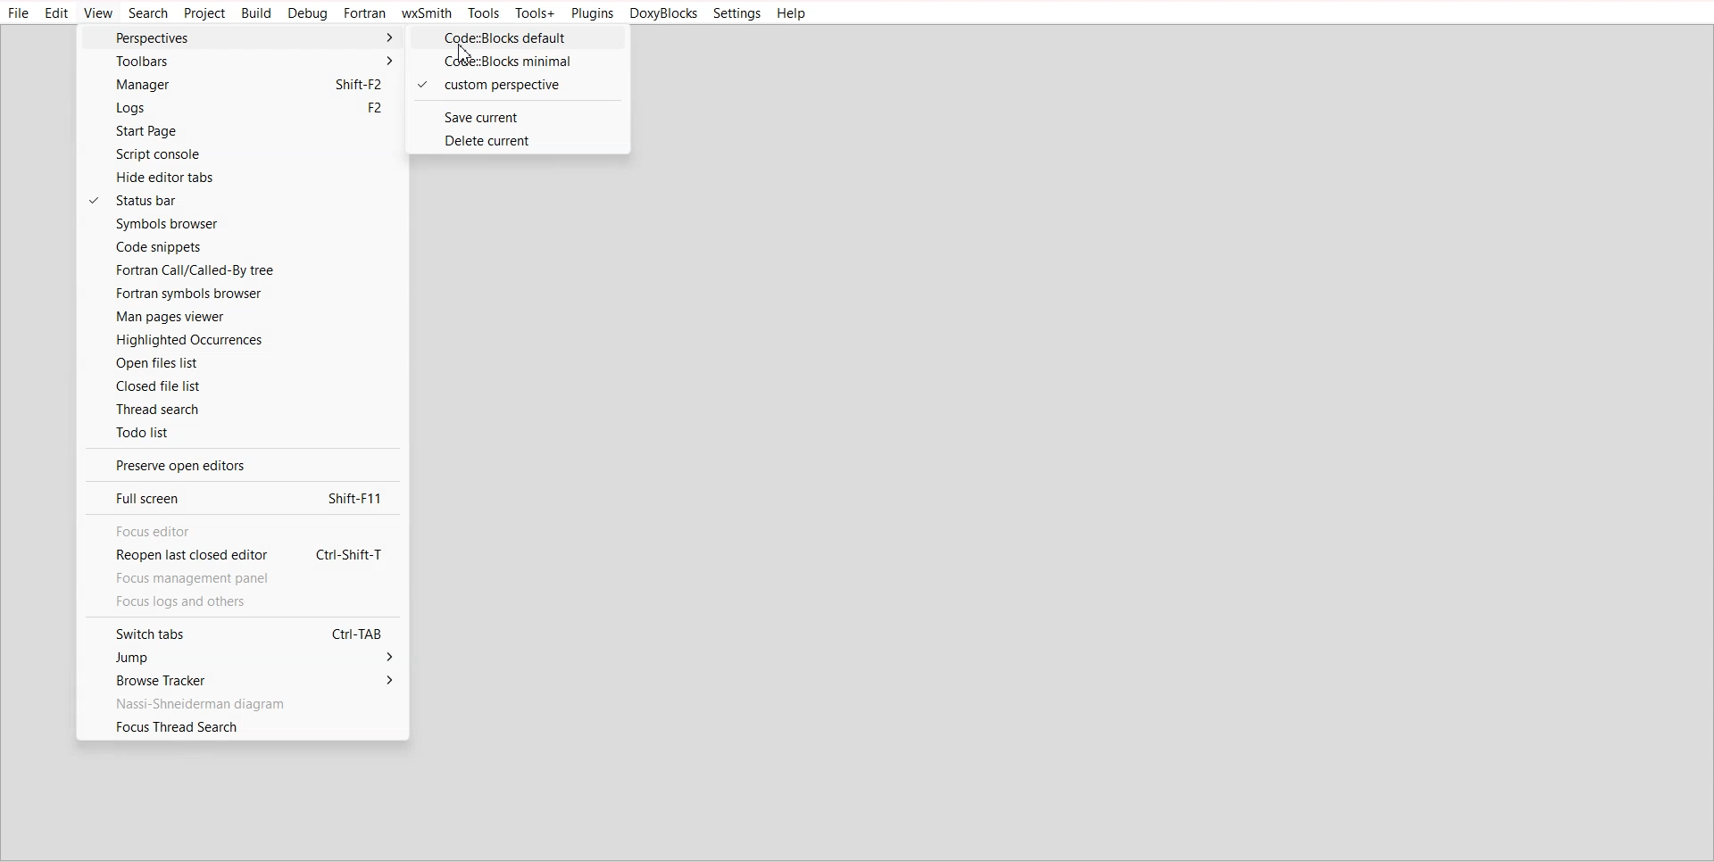  What do you see at coordinates (365, 13) in the screenshot?
I see `Fortran` at bounding box center [365, 13].